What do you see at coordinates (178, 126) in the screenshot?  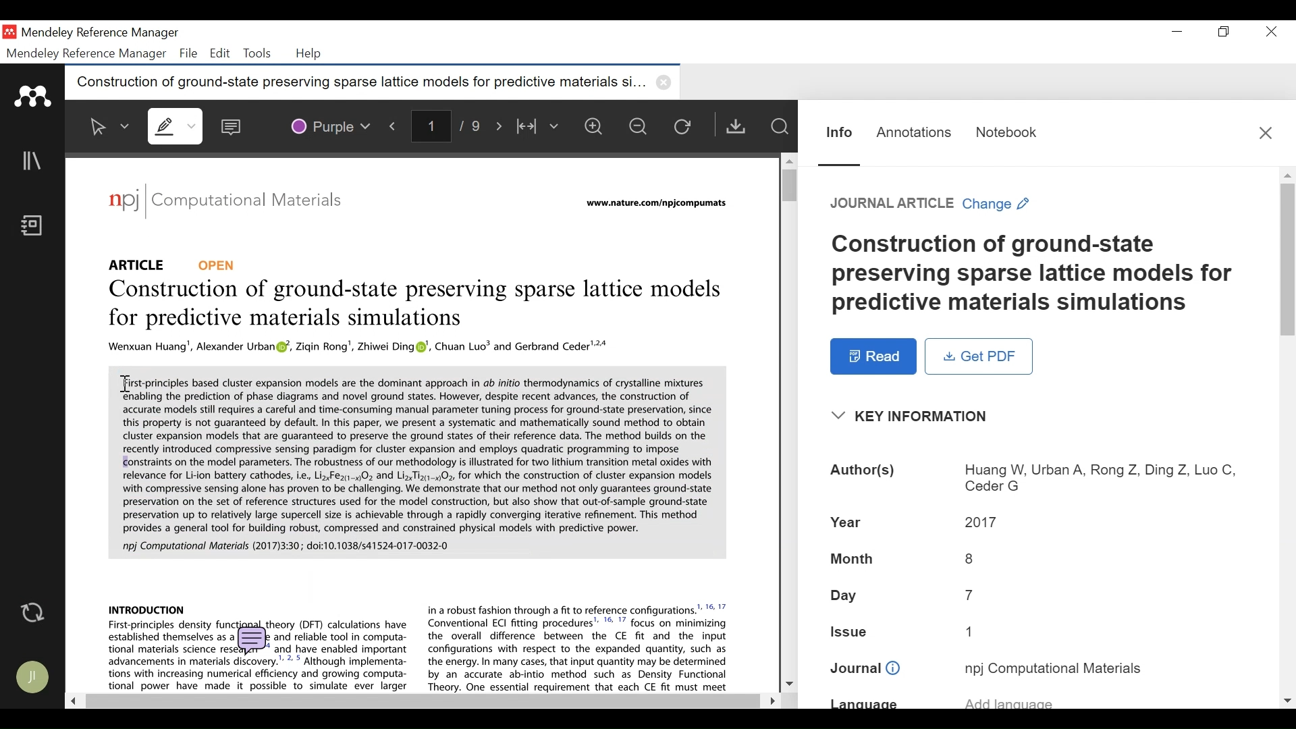 I see `Highlights` at bounding box center [178, 126].